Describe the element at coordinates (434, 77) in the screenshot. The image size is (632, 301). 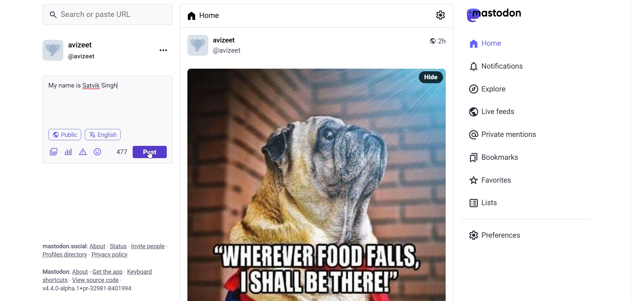
I see `Hide ` at that location.